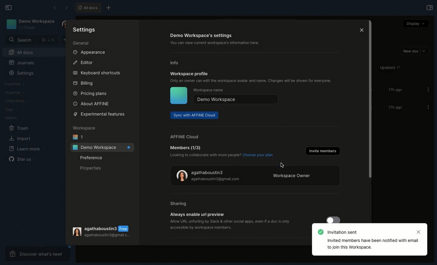  What do you see at coordinates (204, 155) in the screenshot?
I see `Looking to collaborate with more people?` at bounding box center [204, 155].